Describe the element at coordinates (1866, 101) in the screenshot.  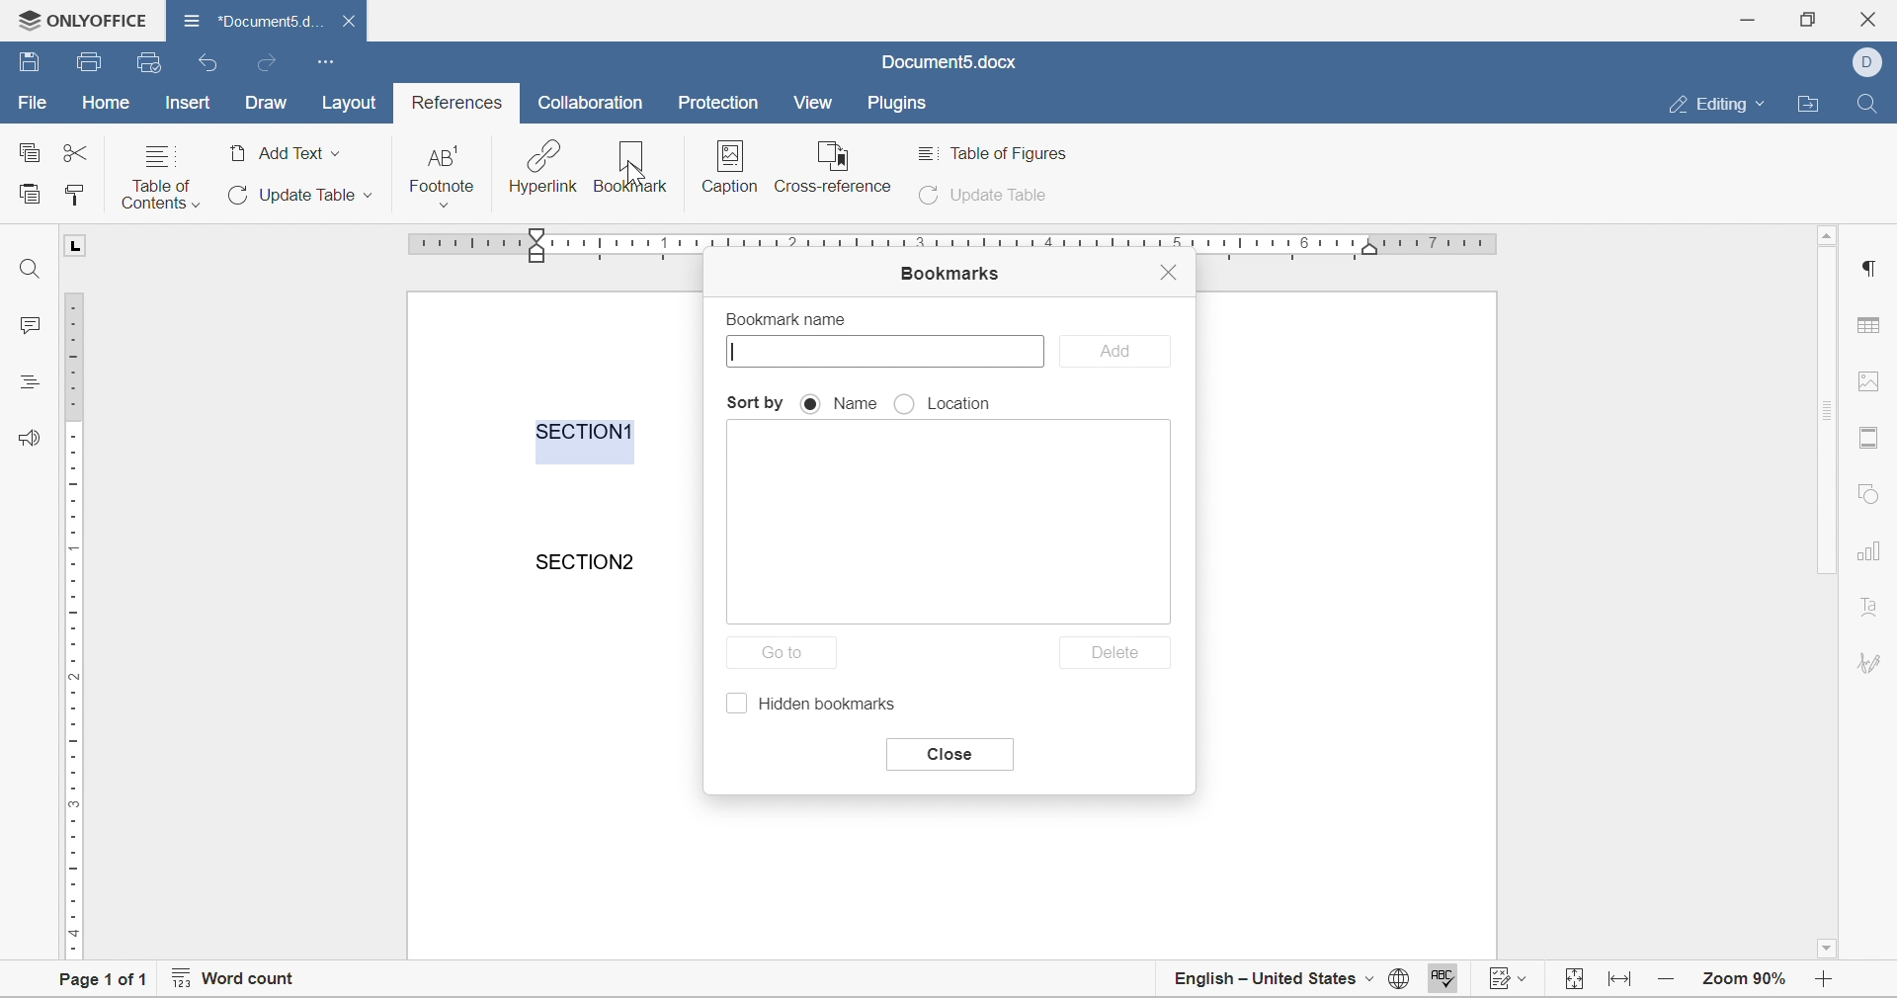
I see `find` at that location.